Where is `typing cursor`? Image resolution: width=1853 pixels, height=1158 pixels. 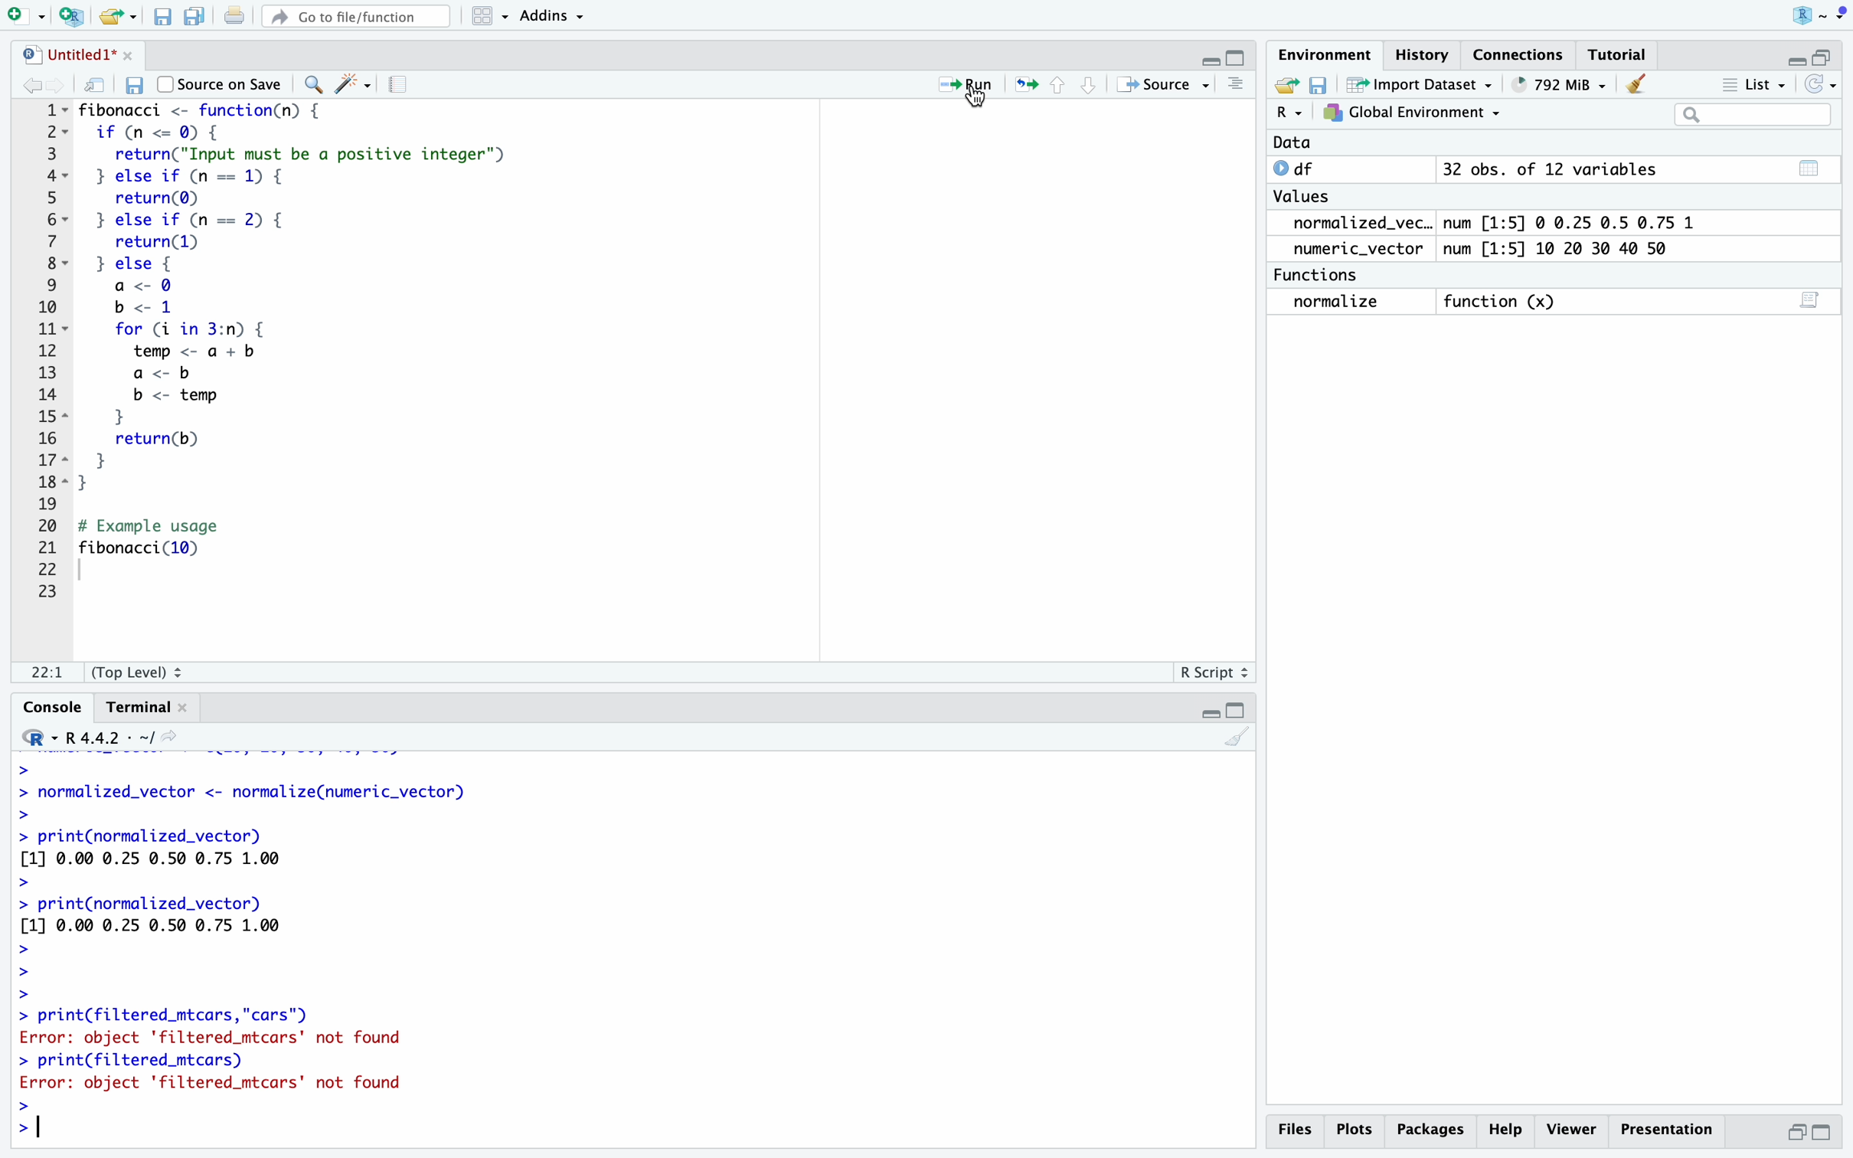 typing cursor is located at coordinates (58, 1131).